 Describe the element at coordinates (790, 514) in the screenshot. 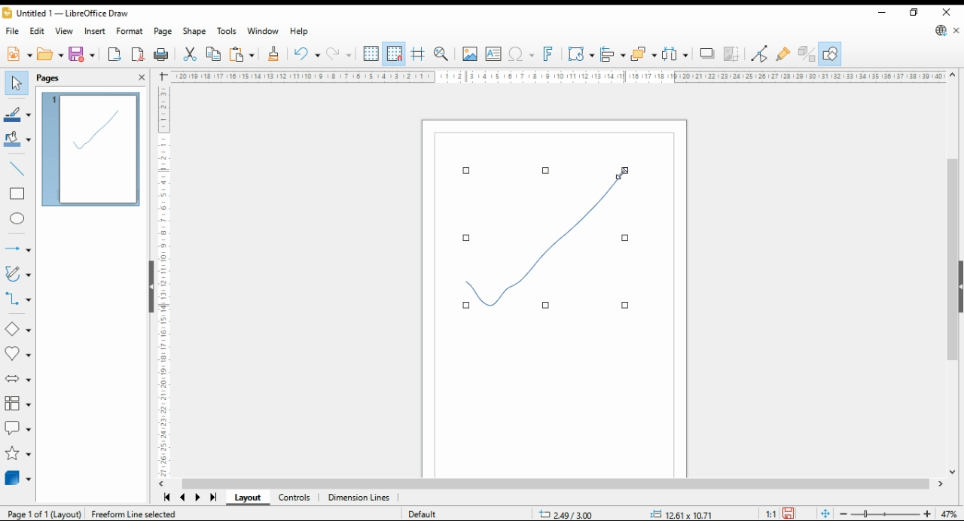

I see `save` at that location.